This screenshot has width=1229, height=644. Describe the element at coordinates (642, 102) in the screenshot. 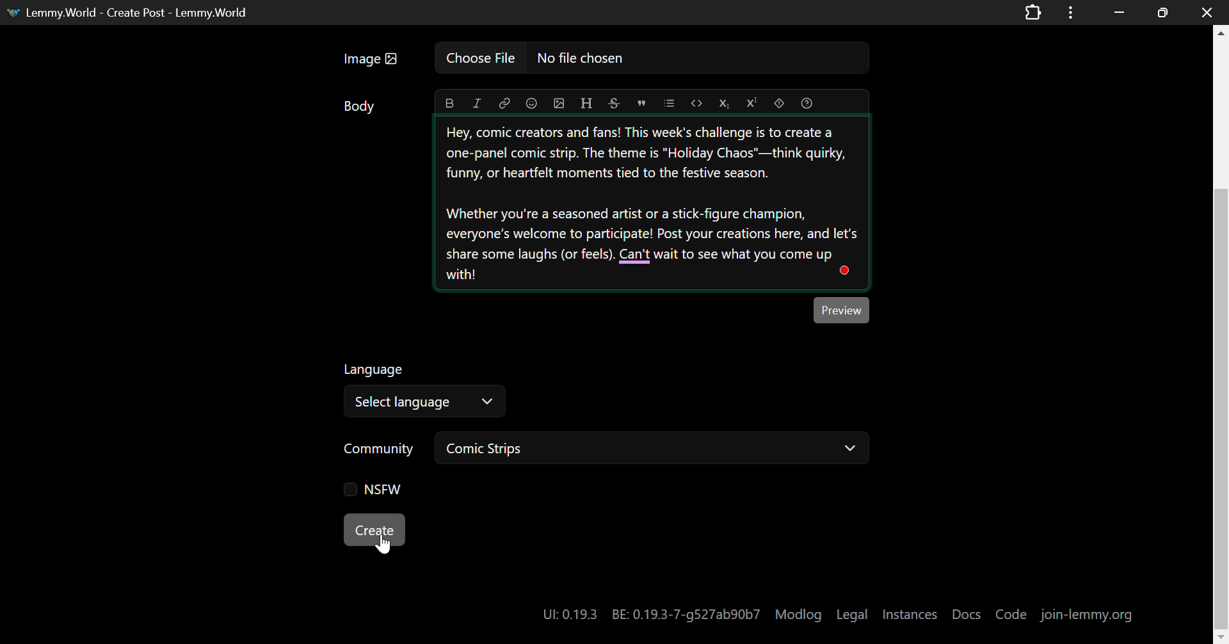

I see `quote` at that location.